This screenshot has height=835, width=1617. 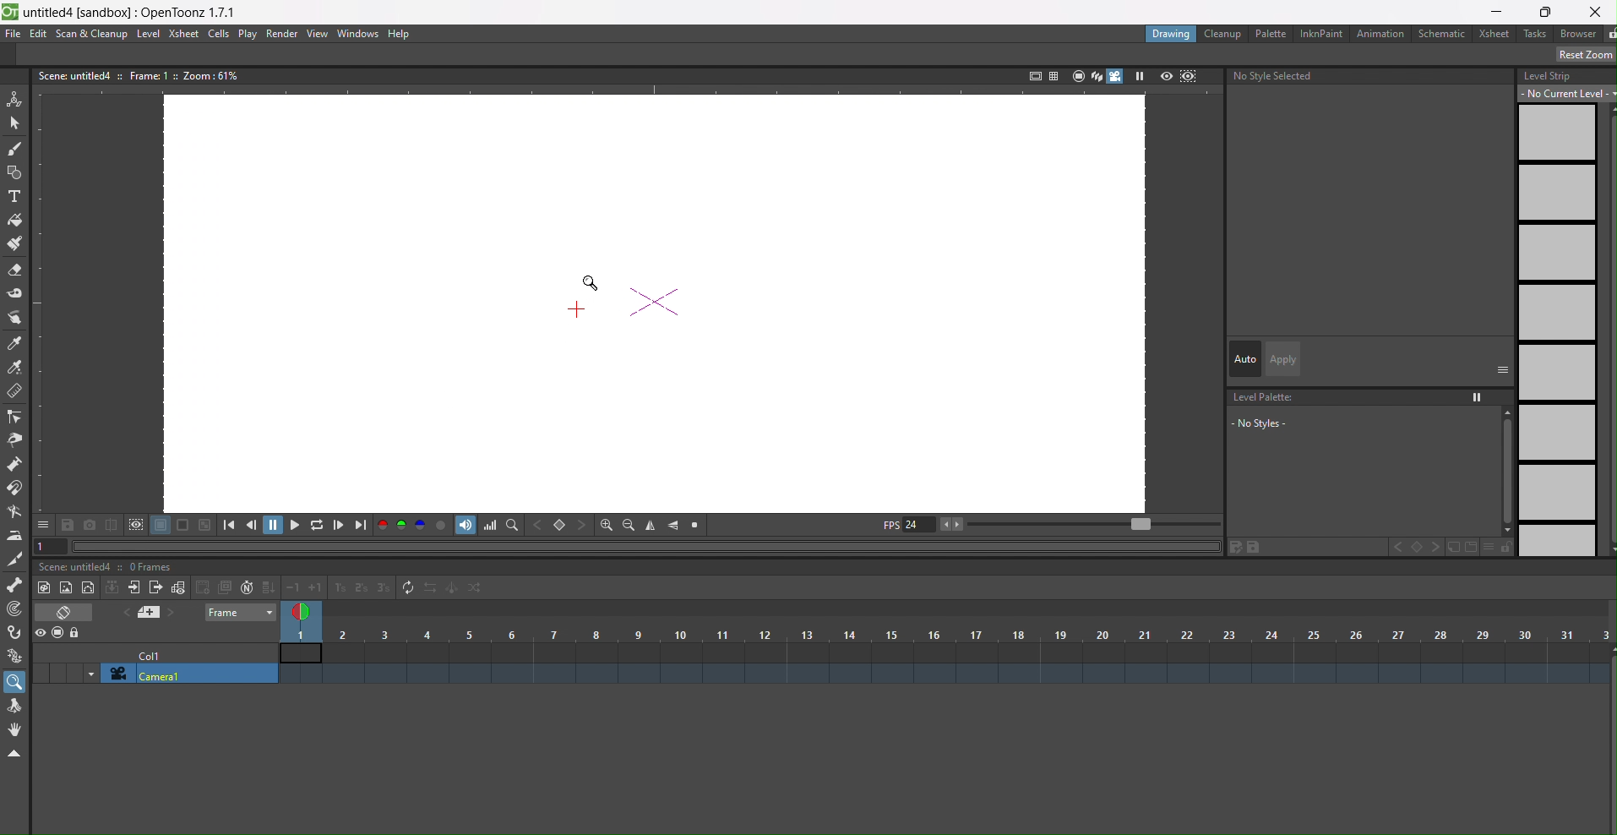 What do you see at coordinates (1580, 35) in the screenshot?
I see `browser` at bounding box center [1580, 35].